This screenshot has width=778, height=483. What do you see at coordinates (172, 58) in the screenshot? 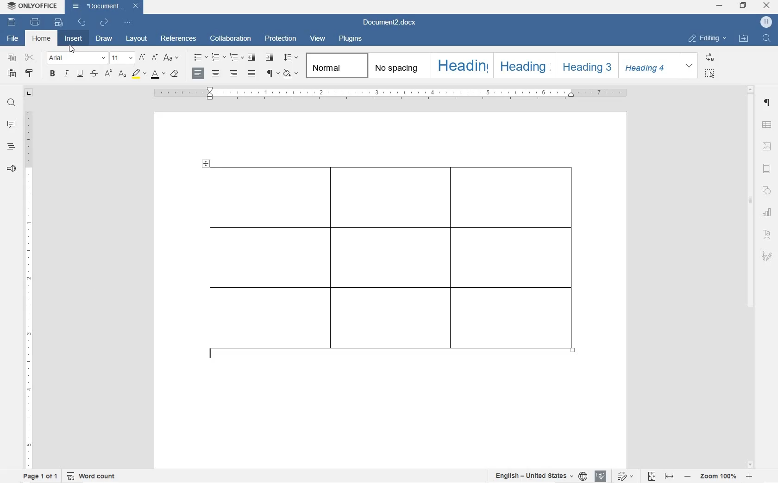
I see `change case` at bounding box center [172, 58].